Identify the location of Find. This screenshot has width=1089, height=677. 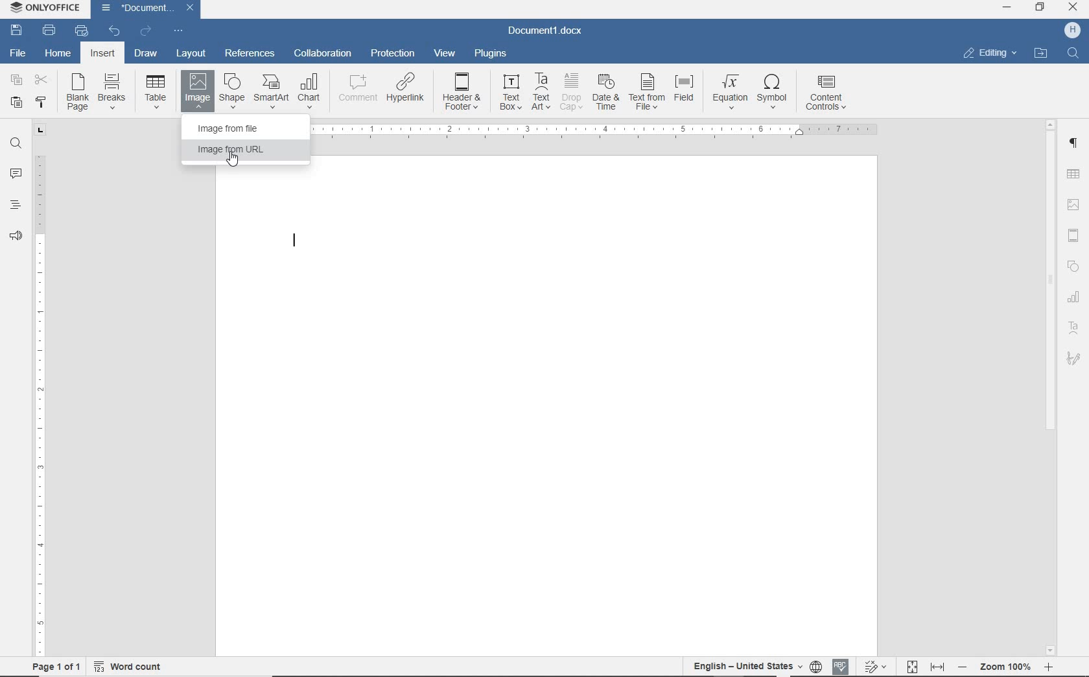
(1075, 54).